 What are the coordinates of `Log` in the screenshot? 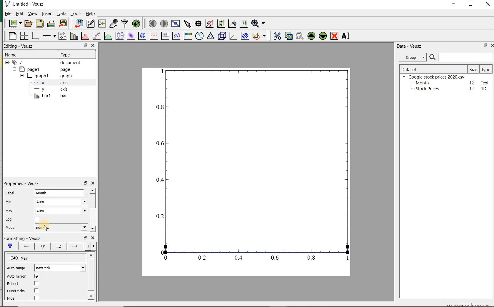 It's located at (9, 219).